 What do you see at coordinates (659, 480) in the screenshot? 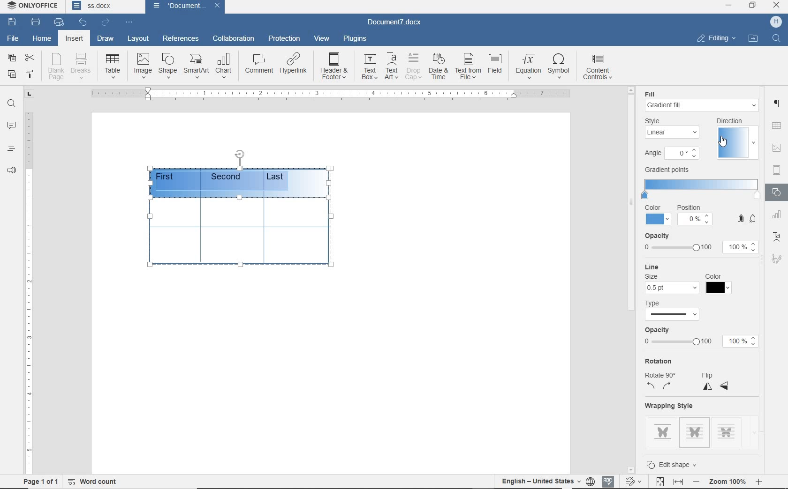
I see `fit to page` at bounding box center [659, 480].